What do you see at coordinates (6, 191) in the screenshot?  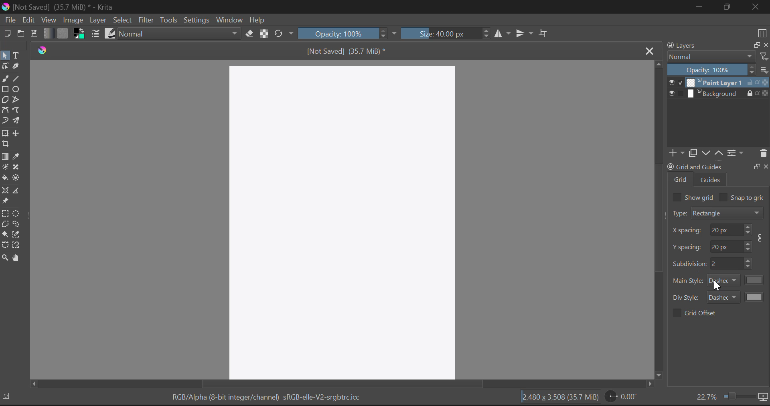 I see `Assistant Tool` at bounding box center [6, 191].